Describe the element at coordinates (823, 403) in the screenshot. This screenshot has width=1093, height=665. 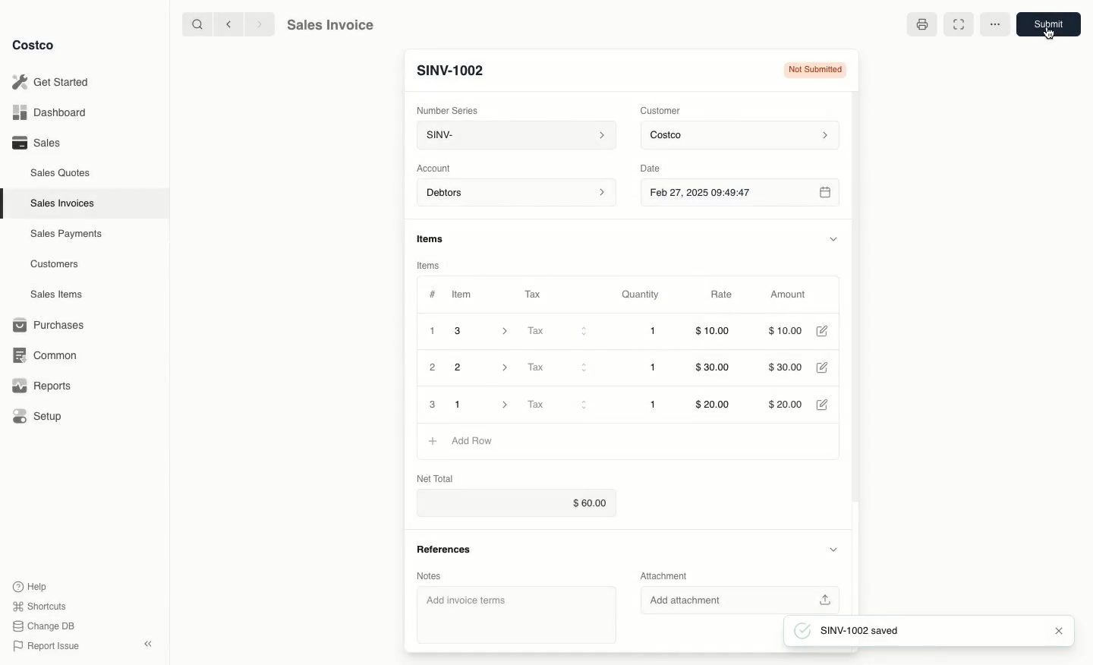
I see `Edit` at that location.